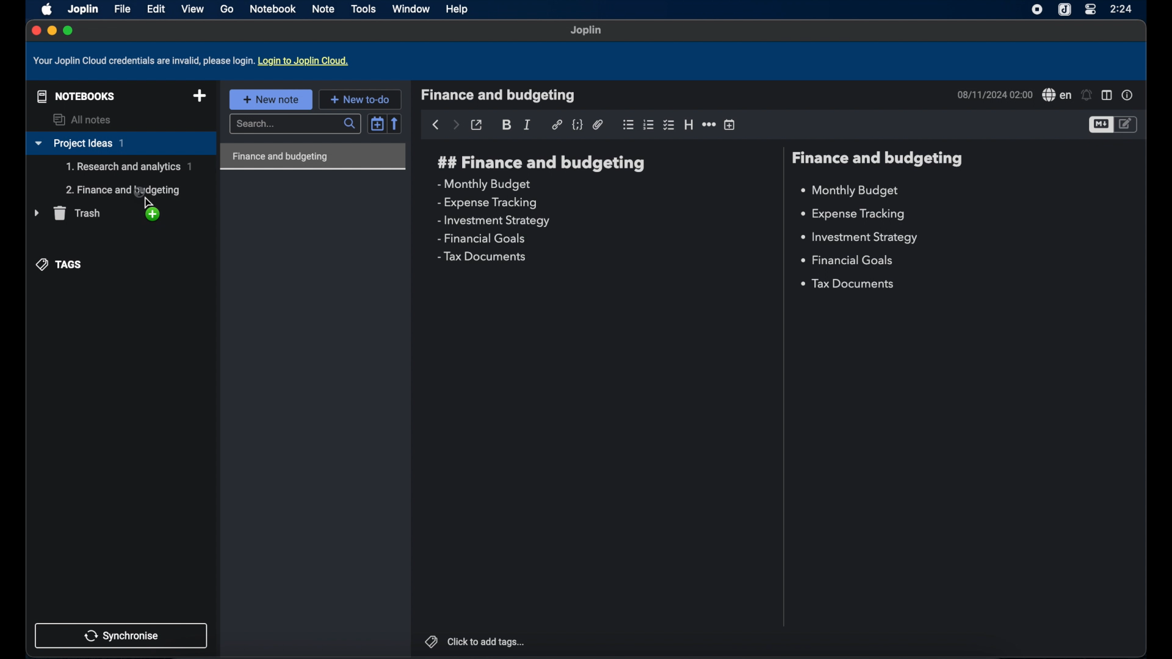  What do you see at coordinates (1065, 10) in the screenshot?
I see `joplin icon` at bounding box center [1065, 10].